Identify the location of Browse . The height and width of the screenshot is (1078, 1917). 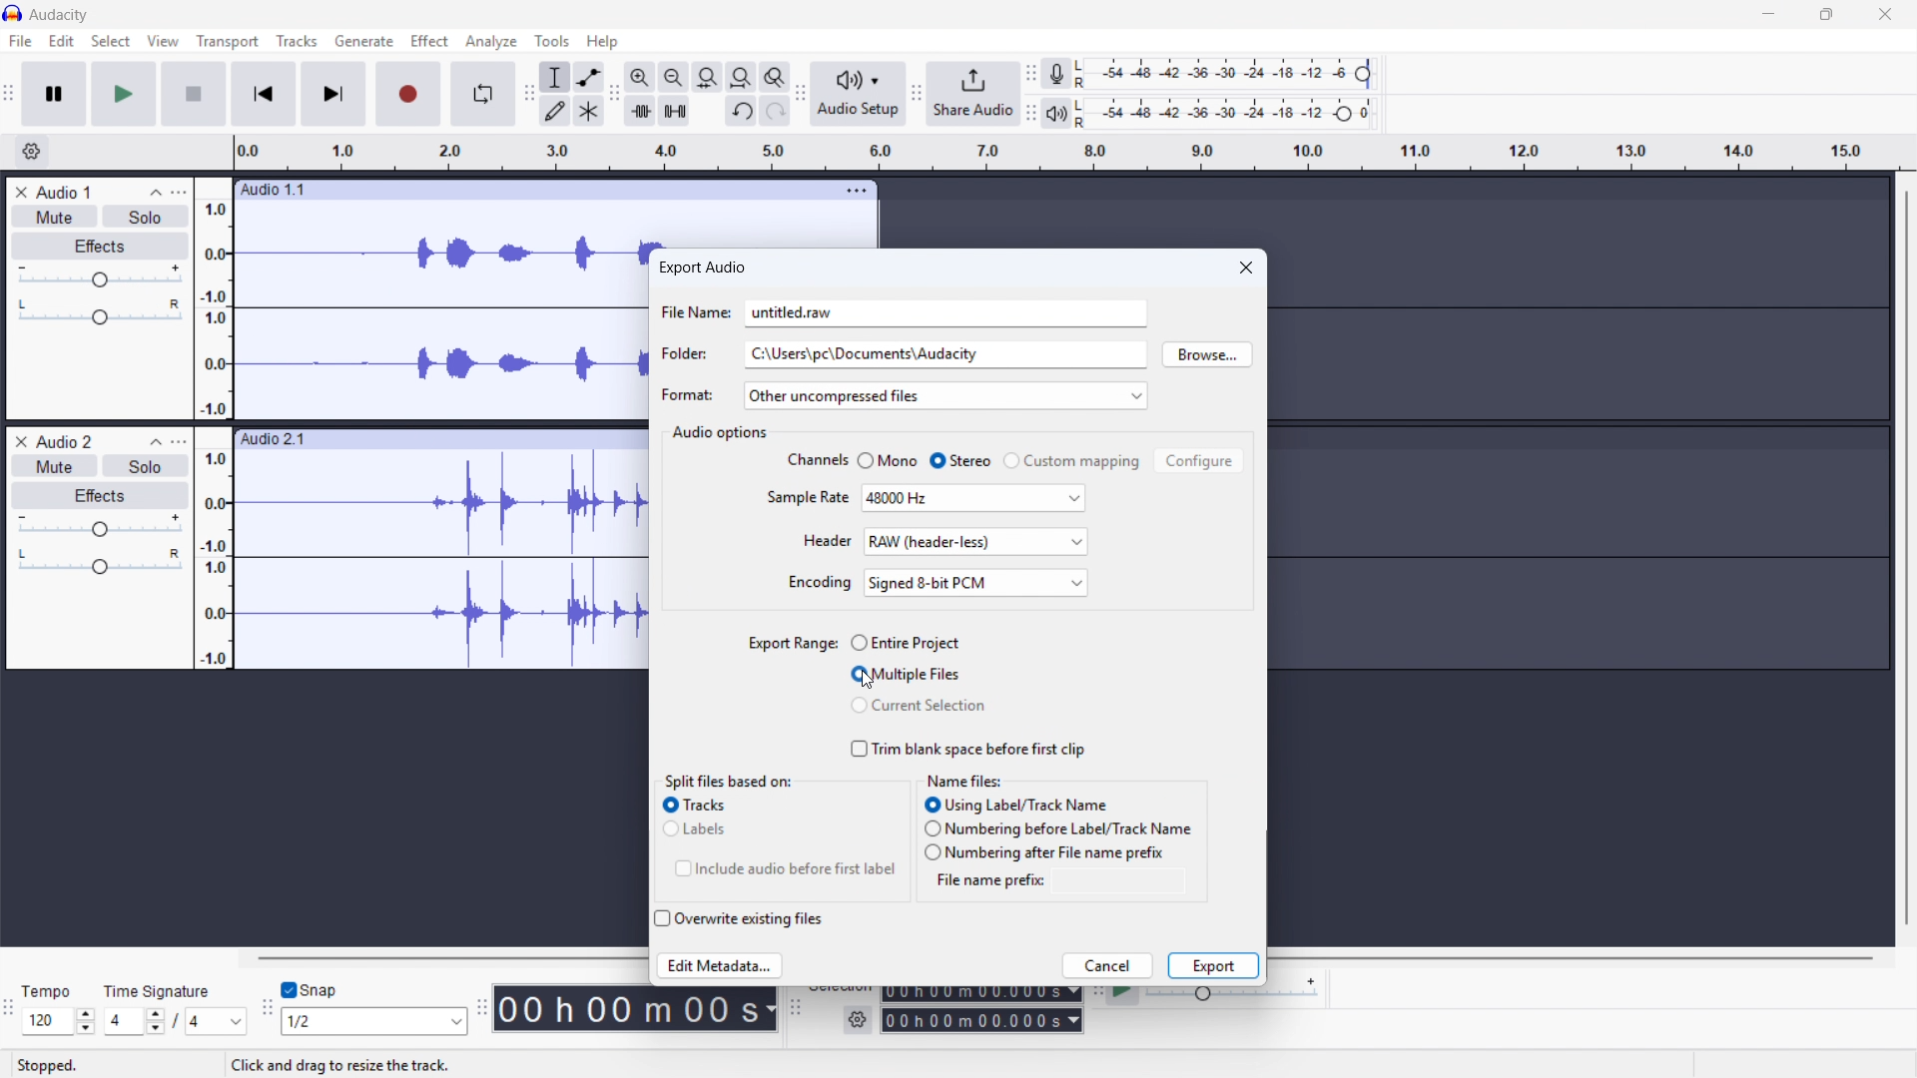
(1207, 354).